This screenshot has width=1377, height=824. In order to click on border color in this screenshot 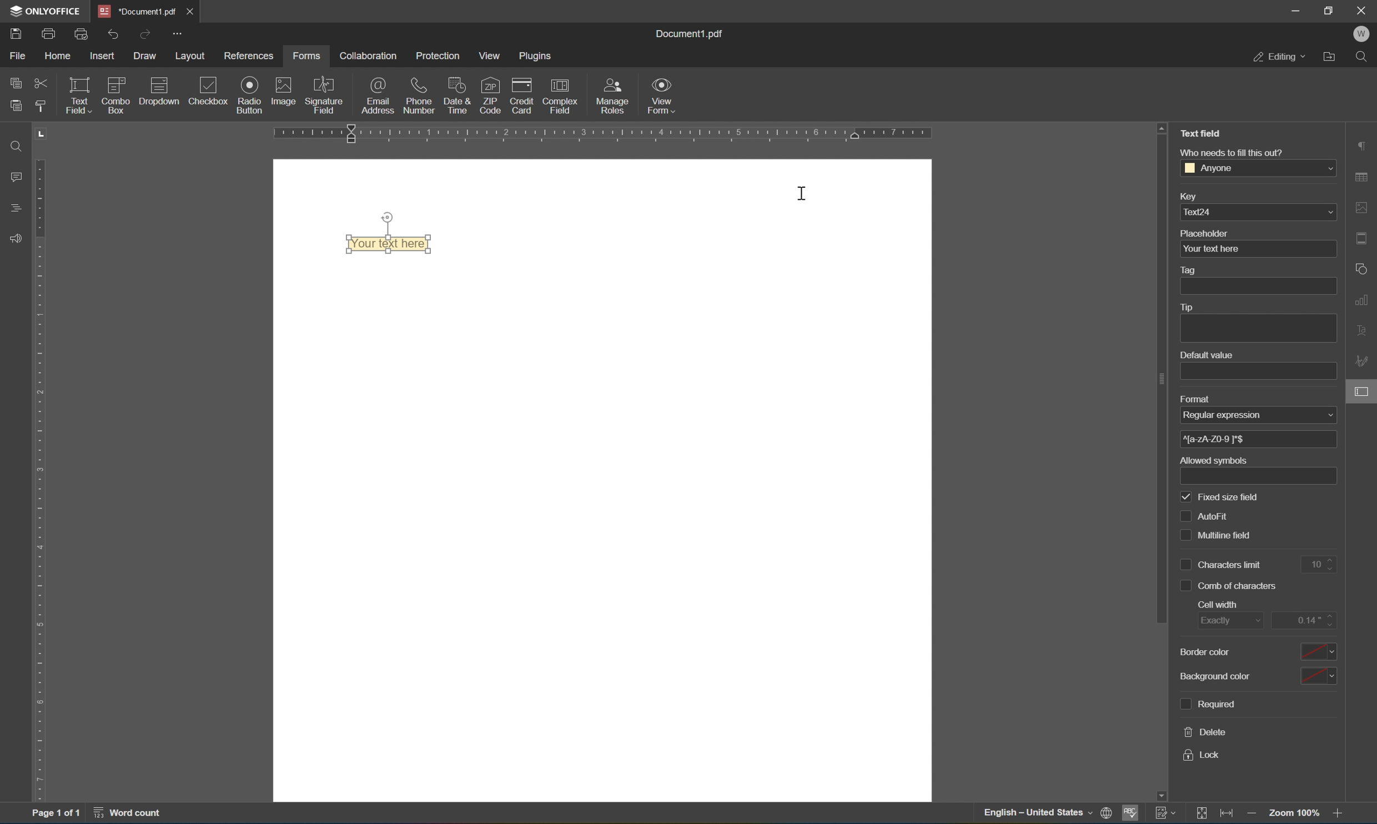, I will do `click(1203, 651)`.